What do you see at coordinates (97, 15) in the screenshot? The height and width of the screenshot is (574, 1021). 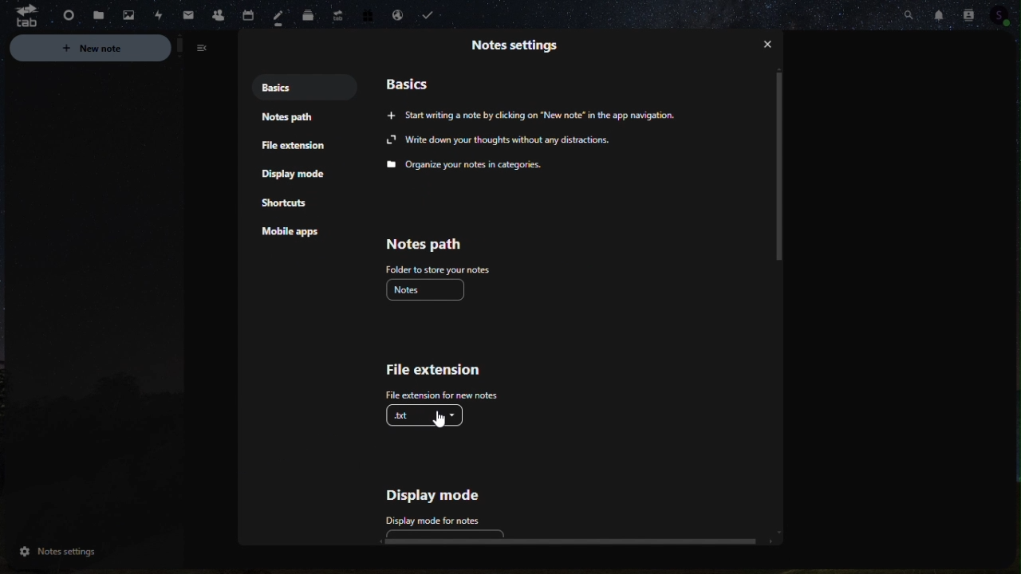 I see `Files` at bounding box center [97, 15].